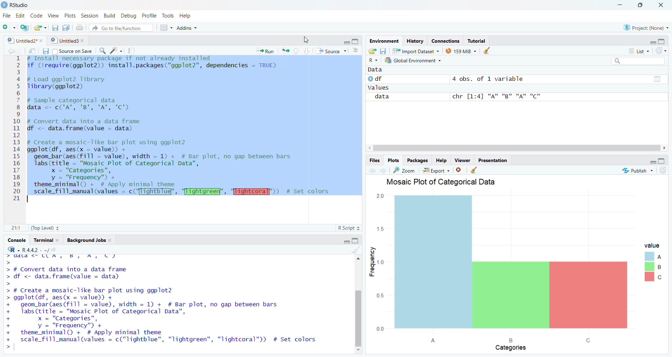 This screenshot has width=672, height=357. Describe the element at coordinates (166, 319) in the screenshot. I see `> # Create a mosaic-like bar plot using ggplot2

> ggplot(df, aes(x = value)) +

+ geom_bar(aes(fi1l = value), width = 1) + # Bar plot, no gap between bars

+ labs(title = "Mosaic Plot of Categorical Data",

+ x = "Categories",

+ y = "Frequency") +

+ theme_minimal() + # Apply minimal theme

+ scale_fill_manual(values = c("lightblue", "Tightgreen", "lightcoral™)) # Set colors
>|` at that location.